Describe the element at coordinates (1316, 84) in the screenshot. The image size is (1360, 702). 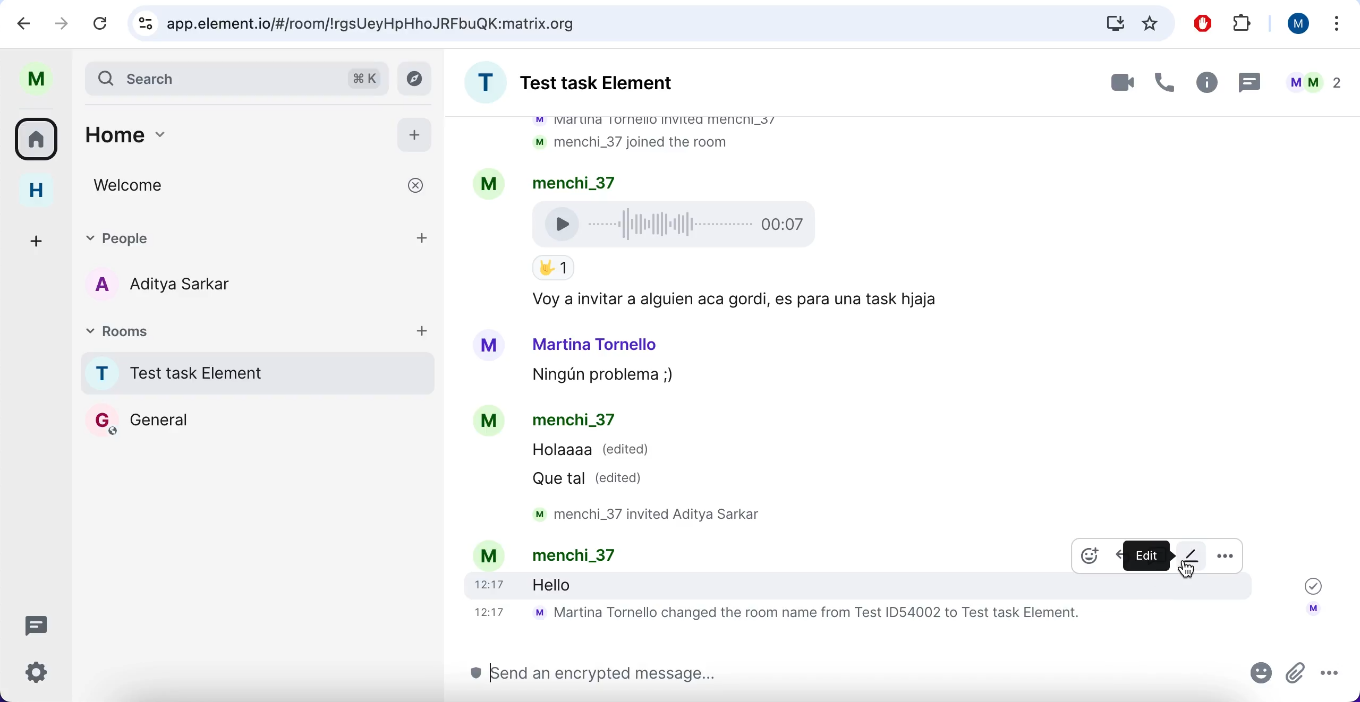
I see `user chats` at that location.